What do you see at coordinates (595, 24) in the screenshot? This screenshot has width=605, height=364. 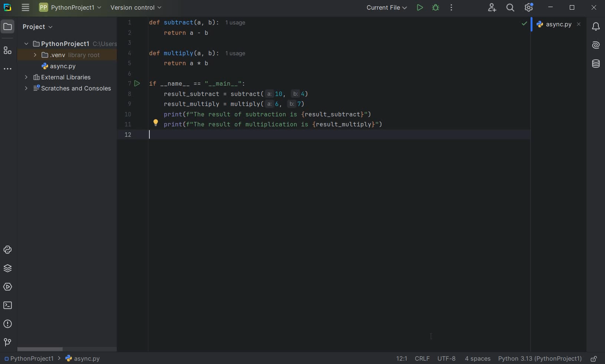 I see `Notifications` at bounding box center [595, 24].